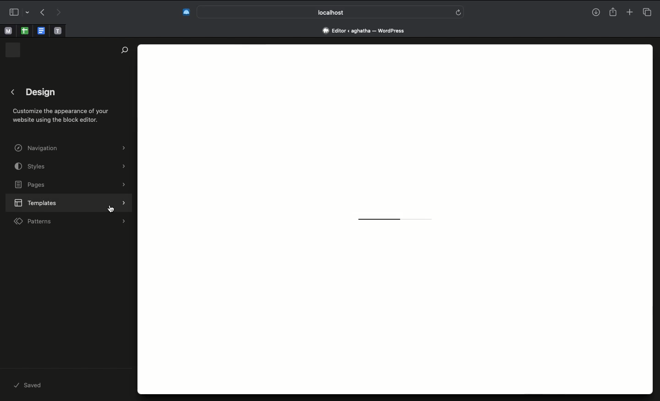 Image resolution: width=660 pixels, height=401 pixels. What do you see at coordinates (612, 11) in the screenshot?
I see `Share` at bounding box center [612, 11].